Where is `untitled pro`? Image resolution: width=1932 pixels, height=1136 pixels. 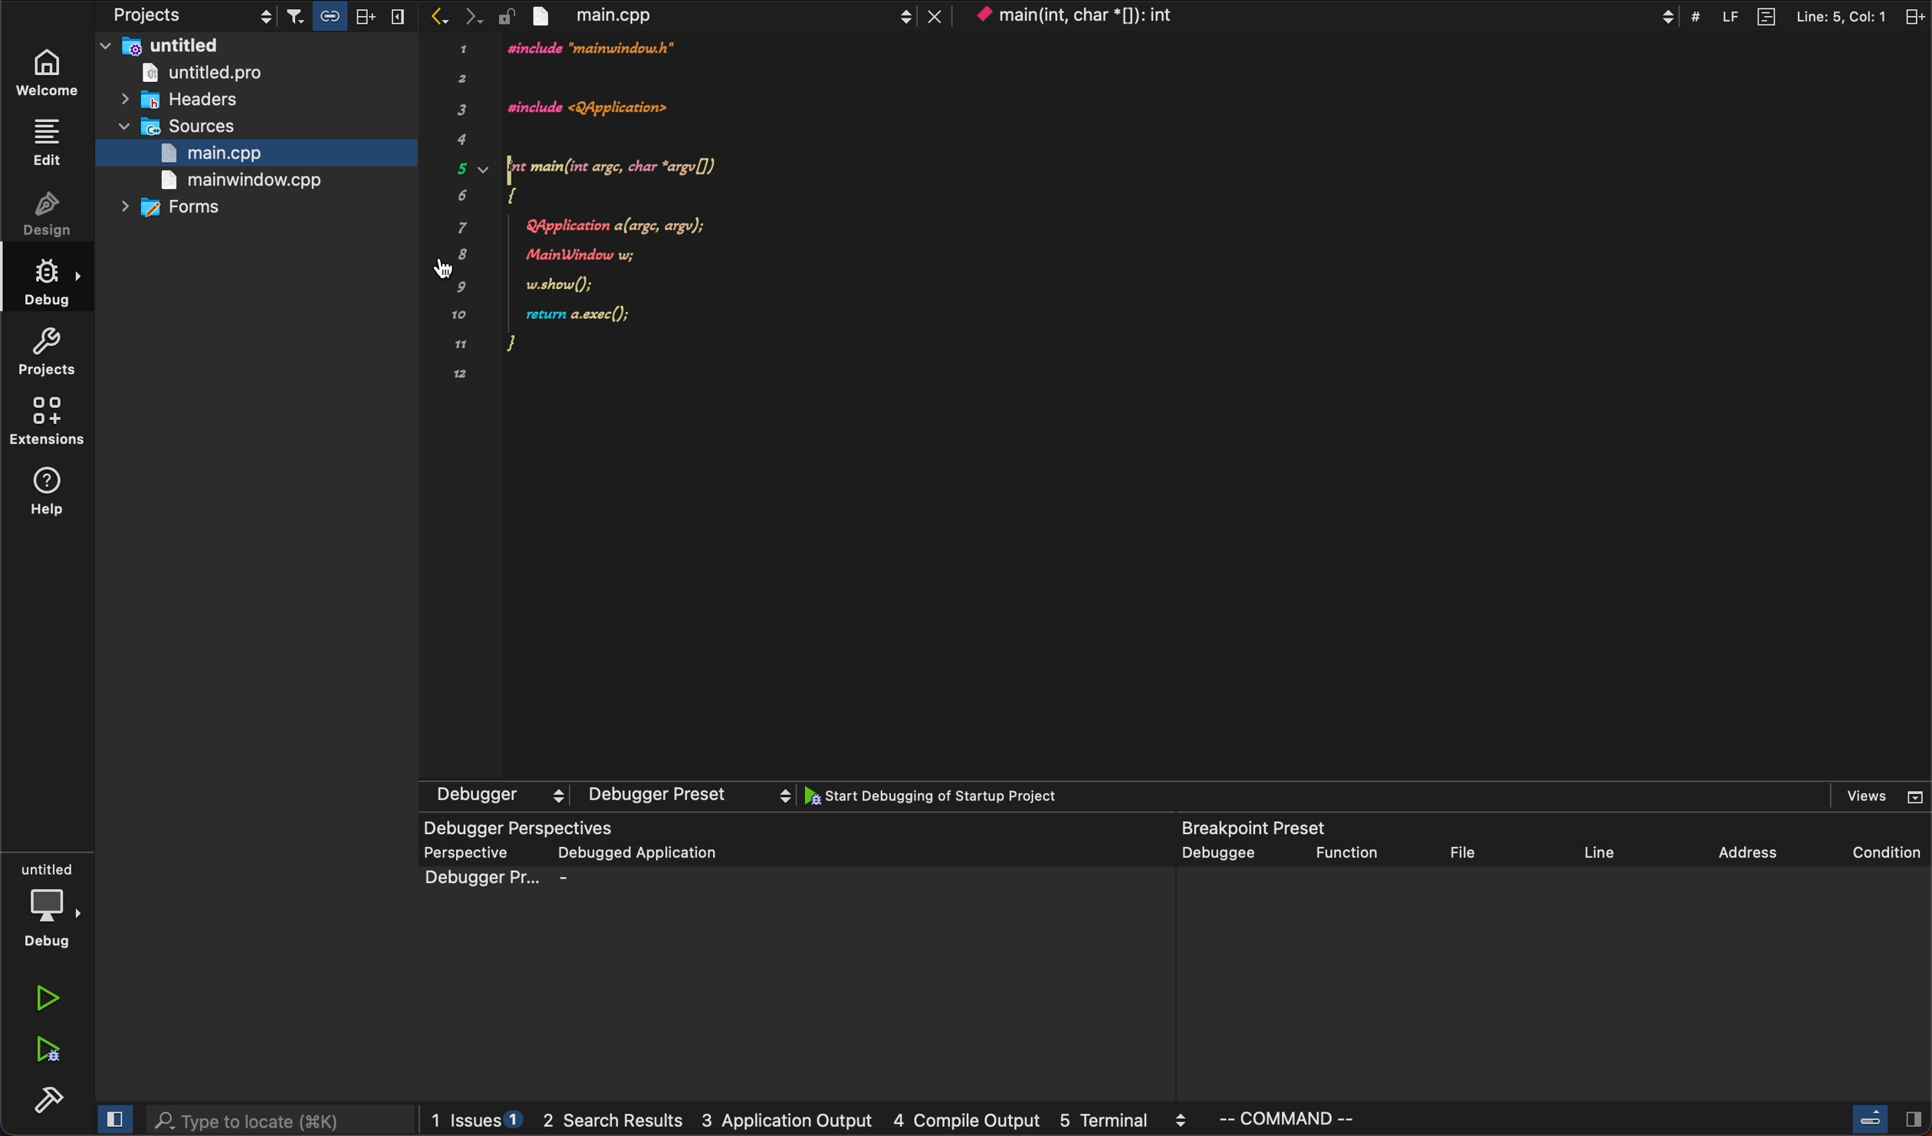
untitled pro is located at coordinates (232, 74).